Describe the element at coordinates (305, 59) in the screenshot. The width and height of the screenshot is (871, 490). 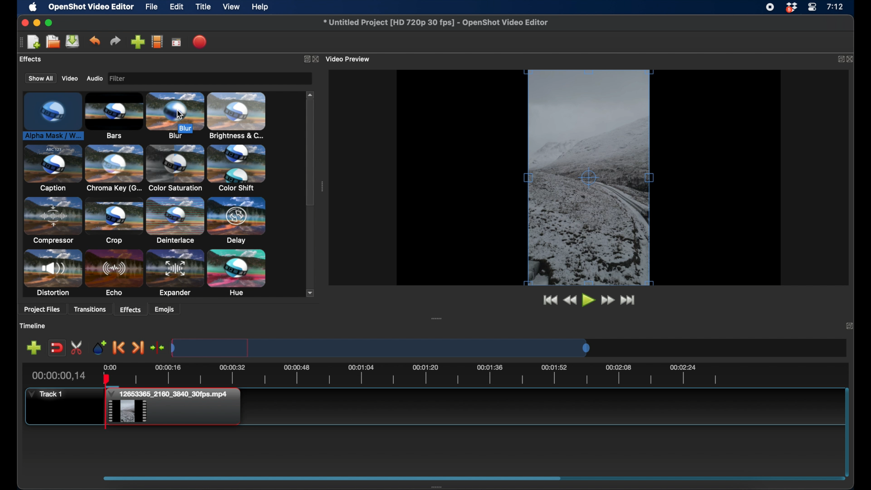
I see `expand` at that location.